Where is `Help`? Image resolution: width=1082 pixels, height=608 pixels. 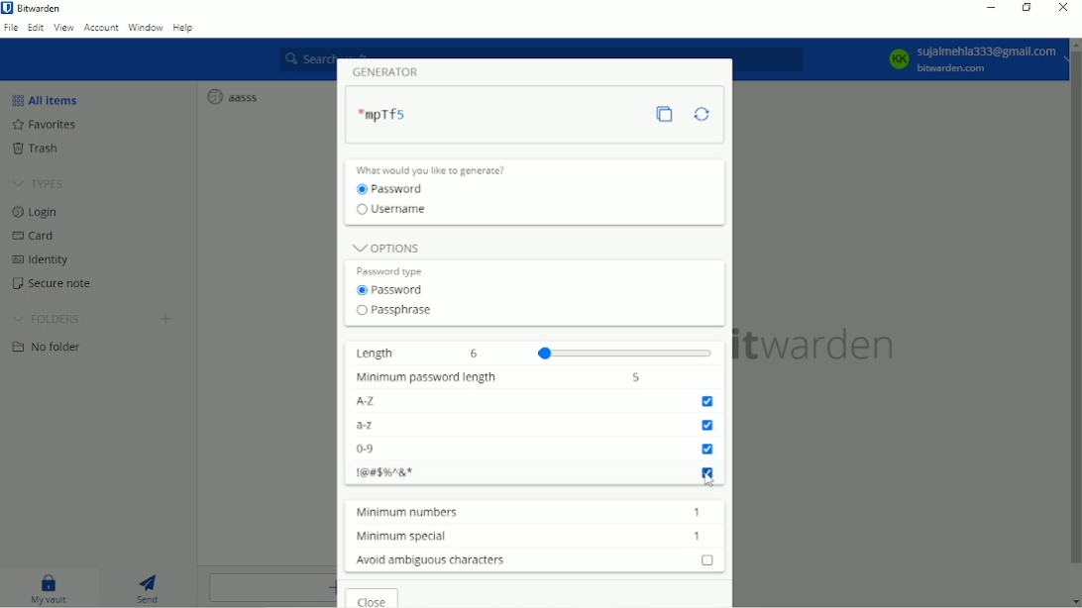
Help is located at coordinates (185, 29).